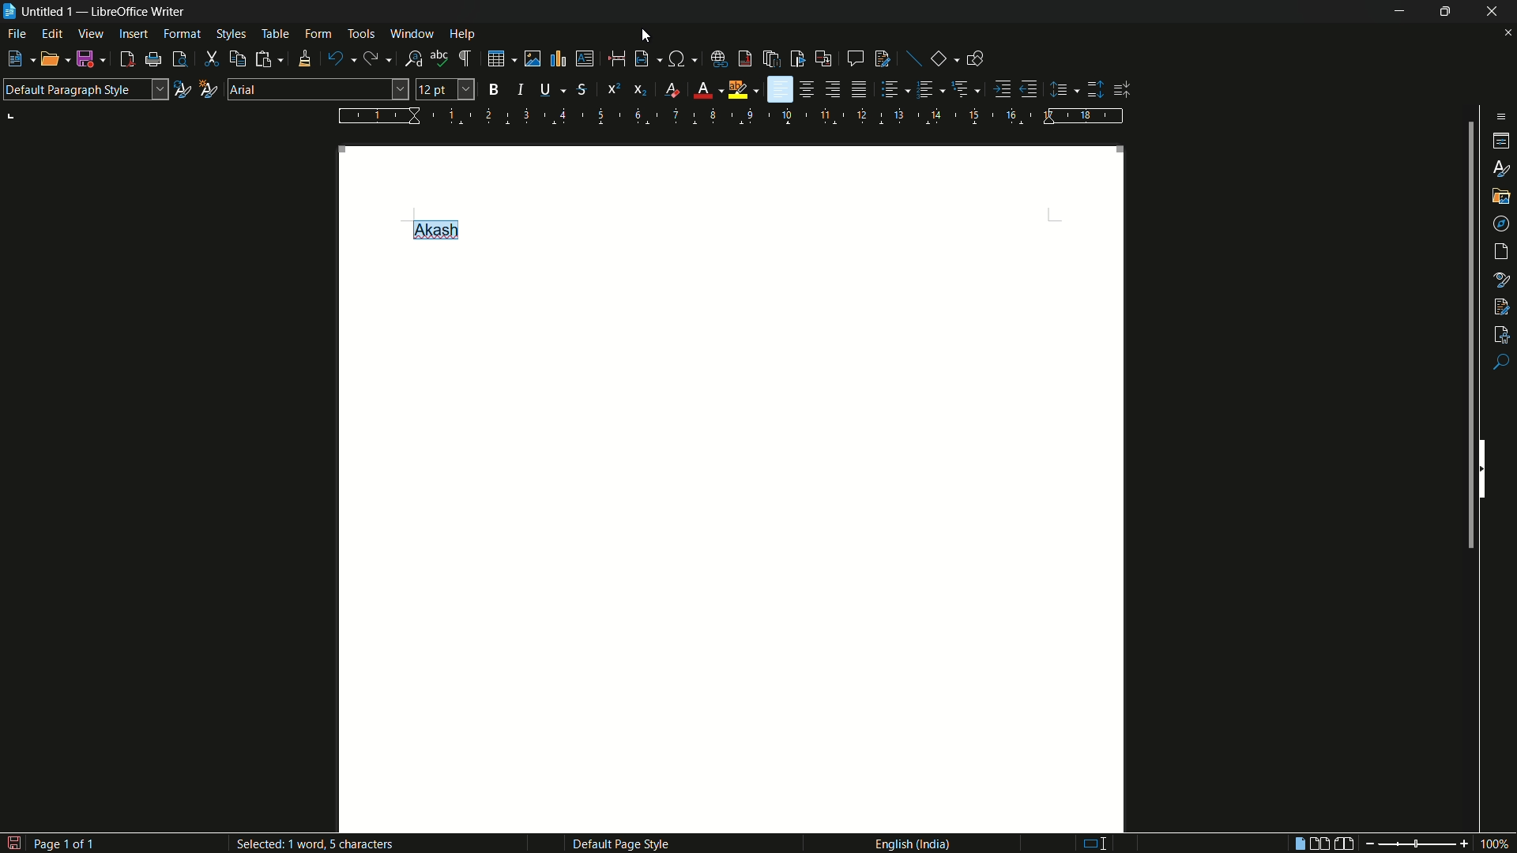  Describe the element at coordinates (54, 35) in the screenshot. I see `edit menu` at that location.